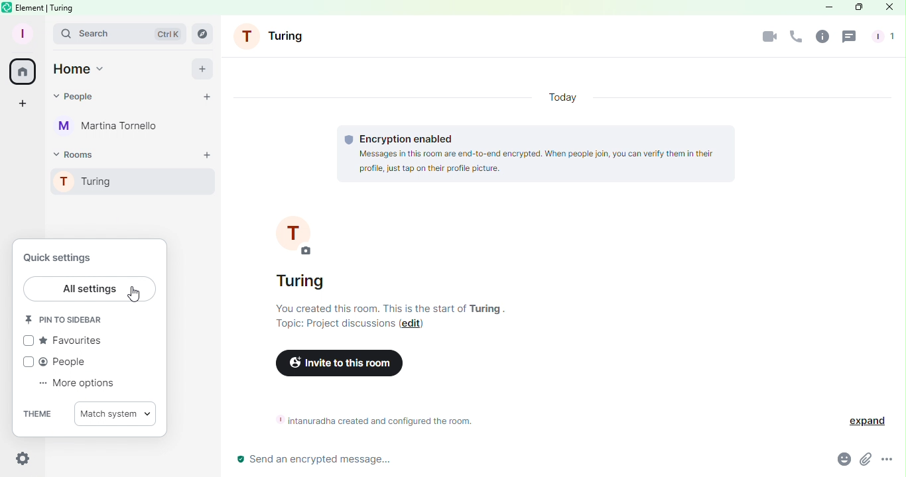 This screenshot has height=477, width=906. What do you see at coordinates (536, 154) in the screenshot?
I see `Encryption information` at bounding box center [536, 154].